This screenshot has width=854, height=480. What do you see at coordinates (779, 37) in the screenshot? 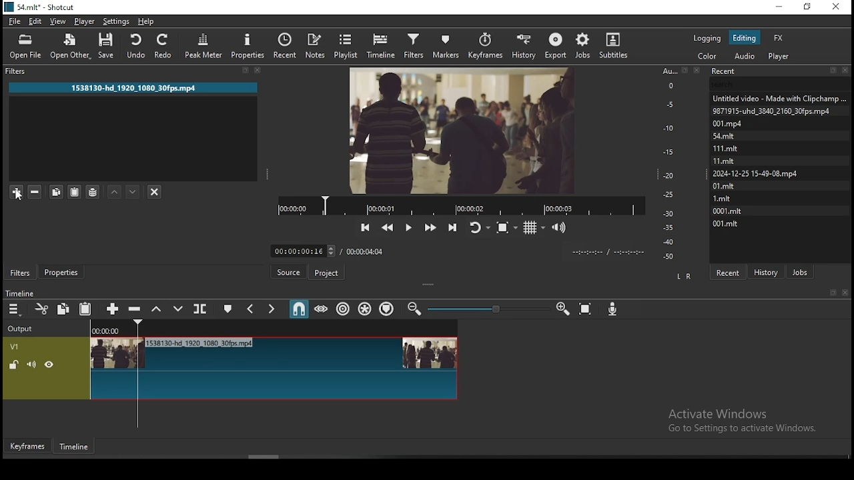
I see `fx` at bounding box center [779, 37].